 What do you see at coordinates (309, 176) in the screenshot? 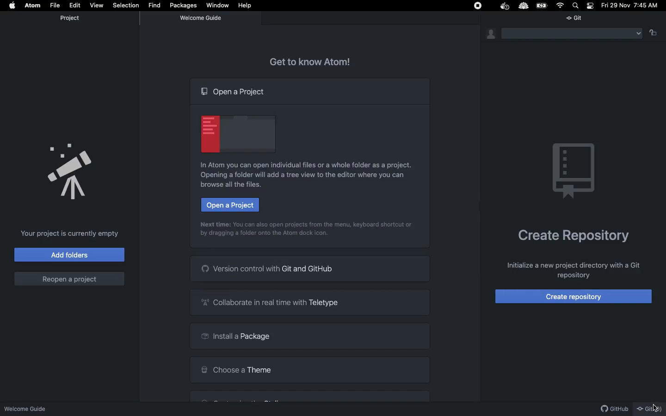
I see `In Atom you can open individual files or a whole folder as a project.
Opening a folder will add a tree view to the editor where you can
browse all the files.` at bounding box center [309, 176].